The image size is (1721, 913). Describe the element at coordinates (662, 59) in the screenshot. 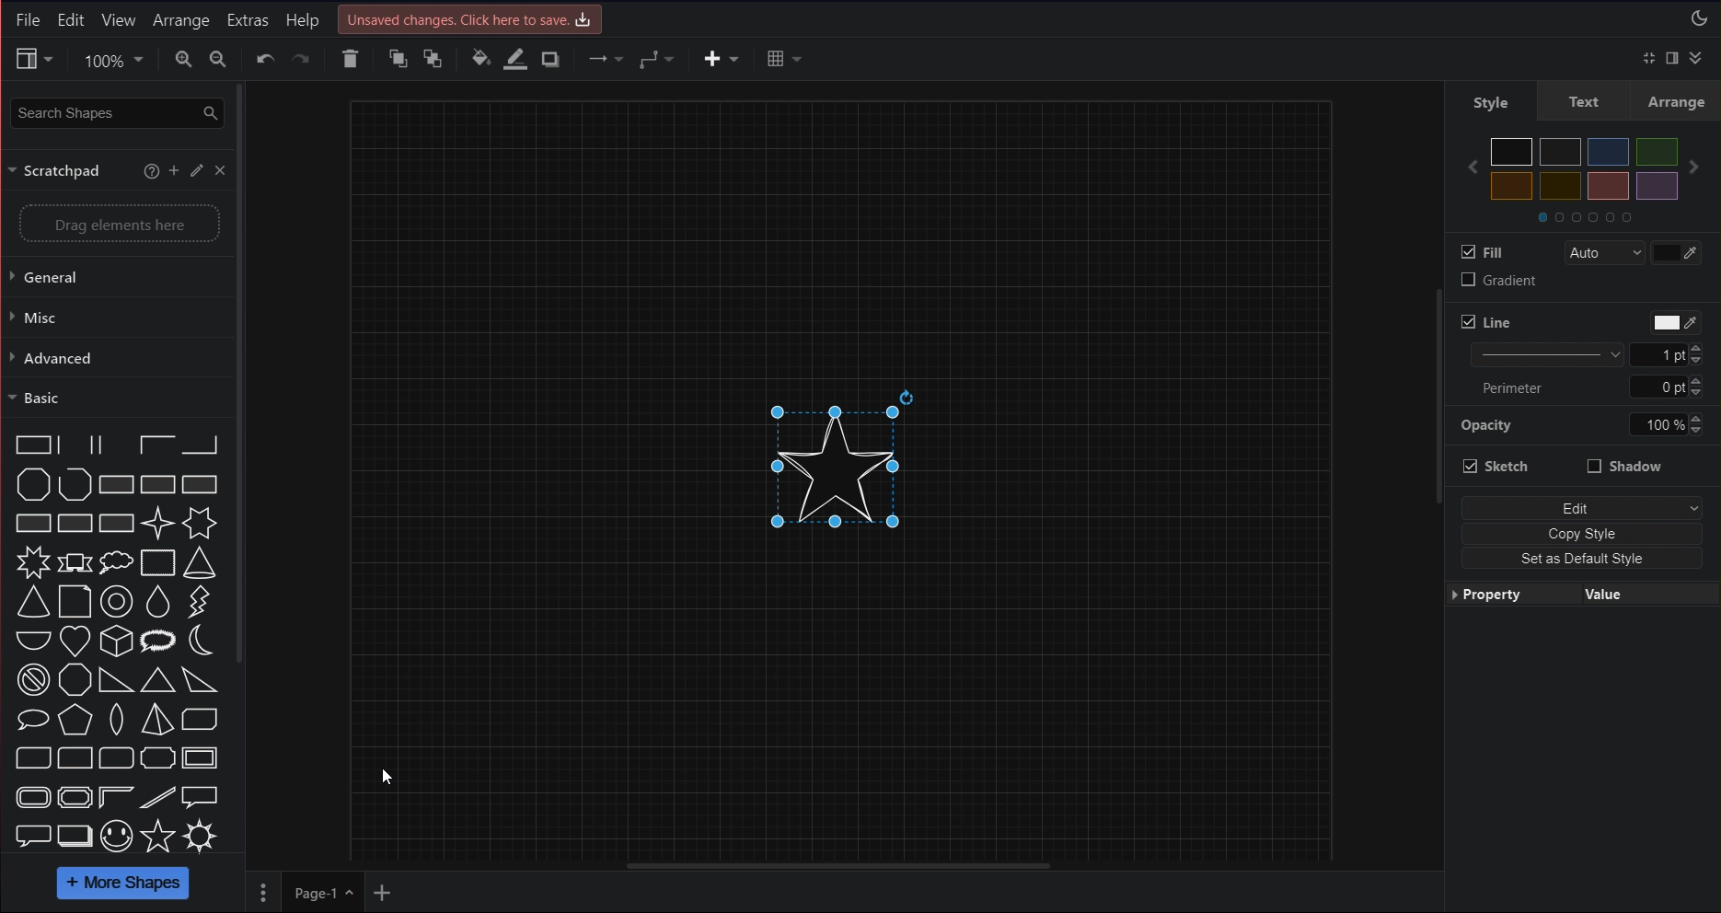

I see `Waypoint` at that location.